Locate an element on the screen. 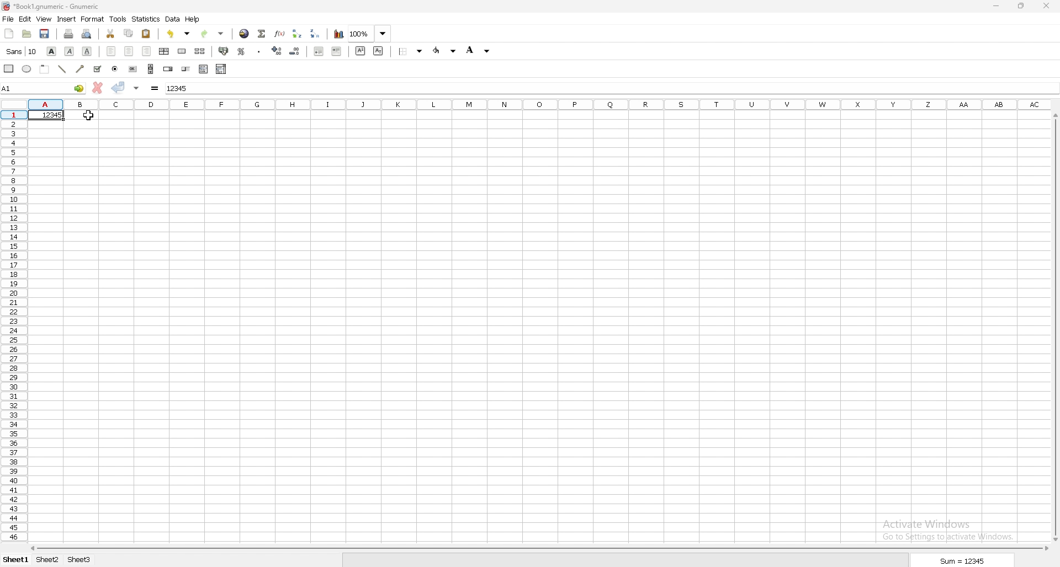 This screenshot has height=567, width=1060. open is located at coordinates (26, 34).